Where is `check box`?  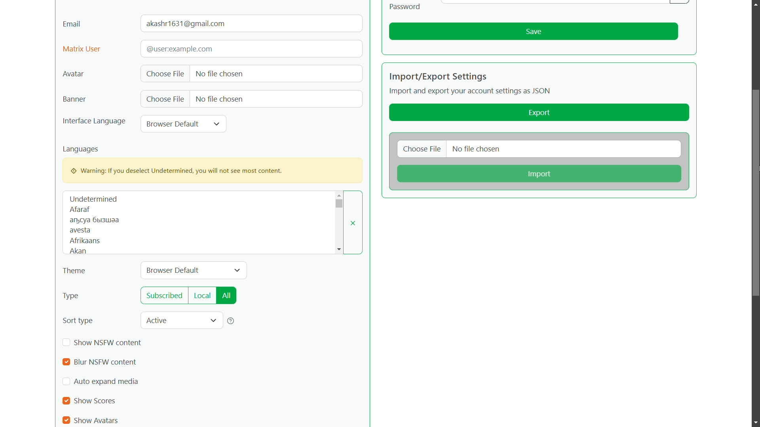
check box is located at coordinates (66, 382).